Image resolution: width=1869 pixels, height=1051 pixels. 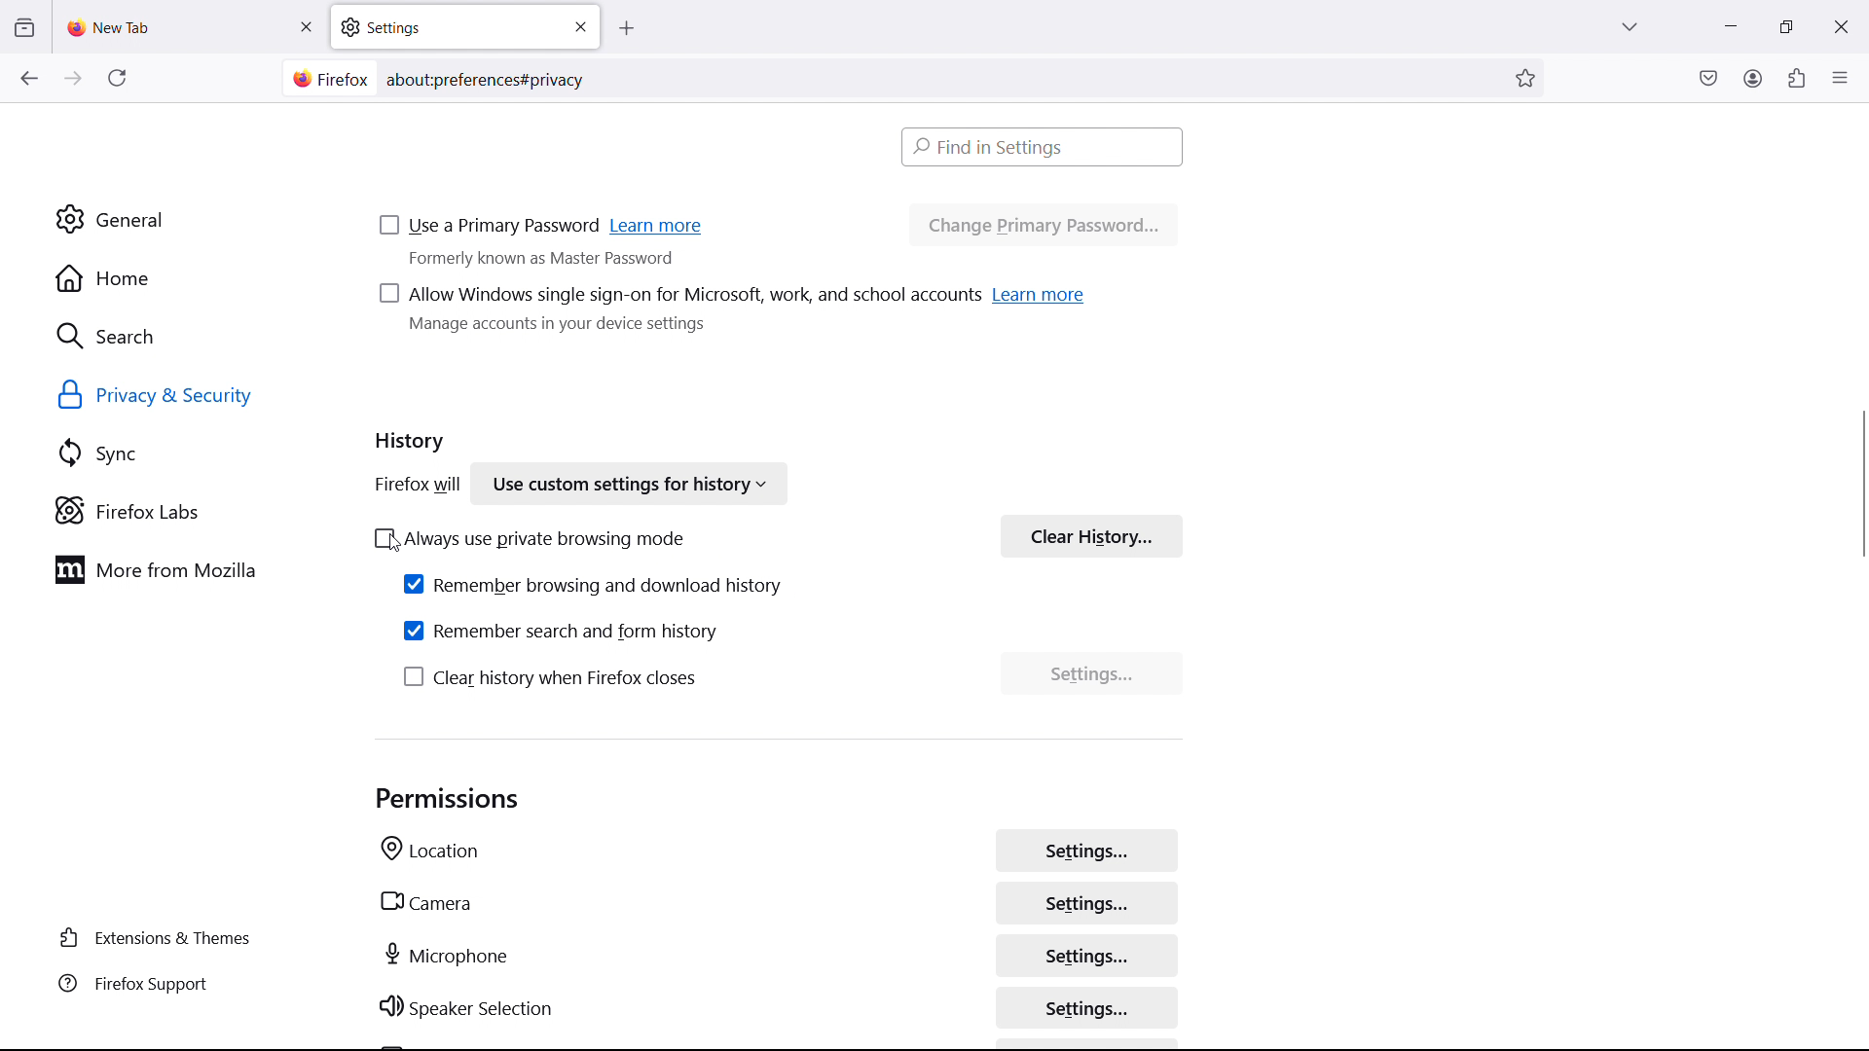 I want to click on account, so click(x=1752, y=77).